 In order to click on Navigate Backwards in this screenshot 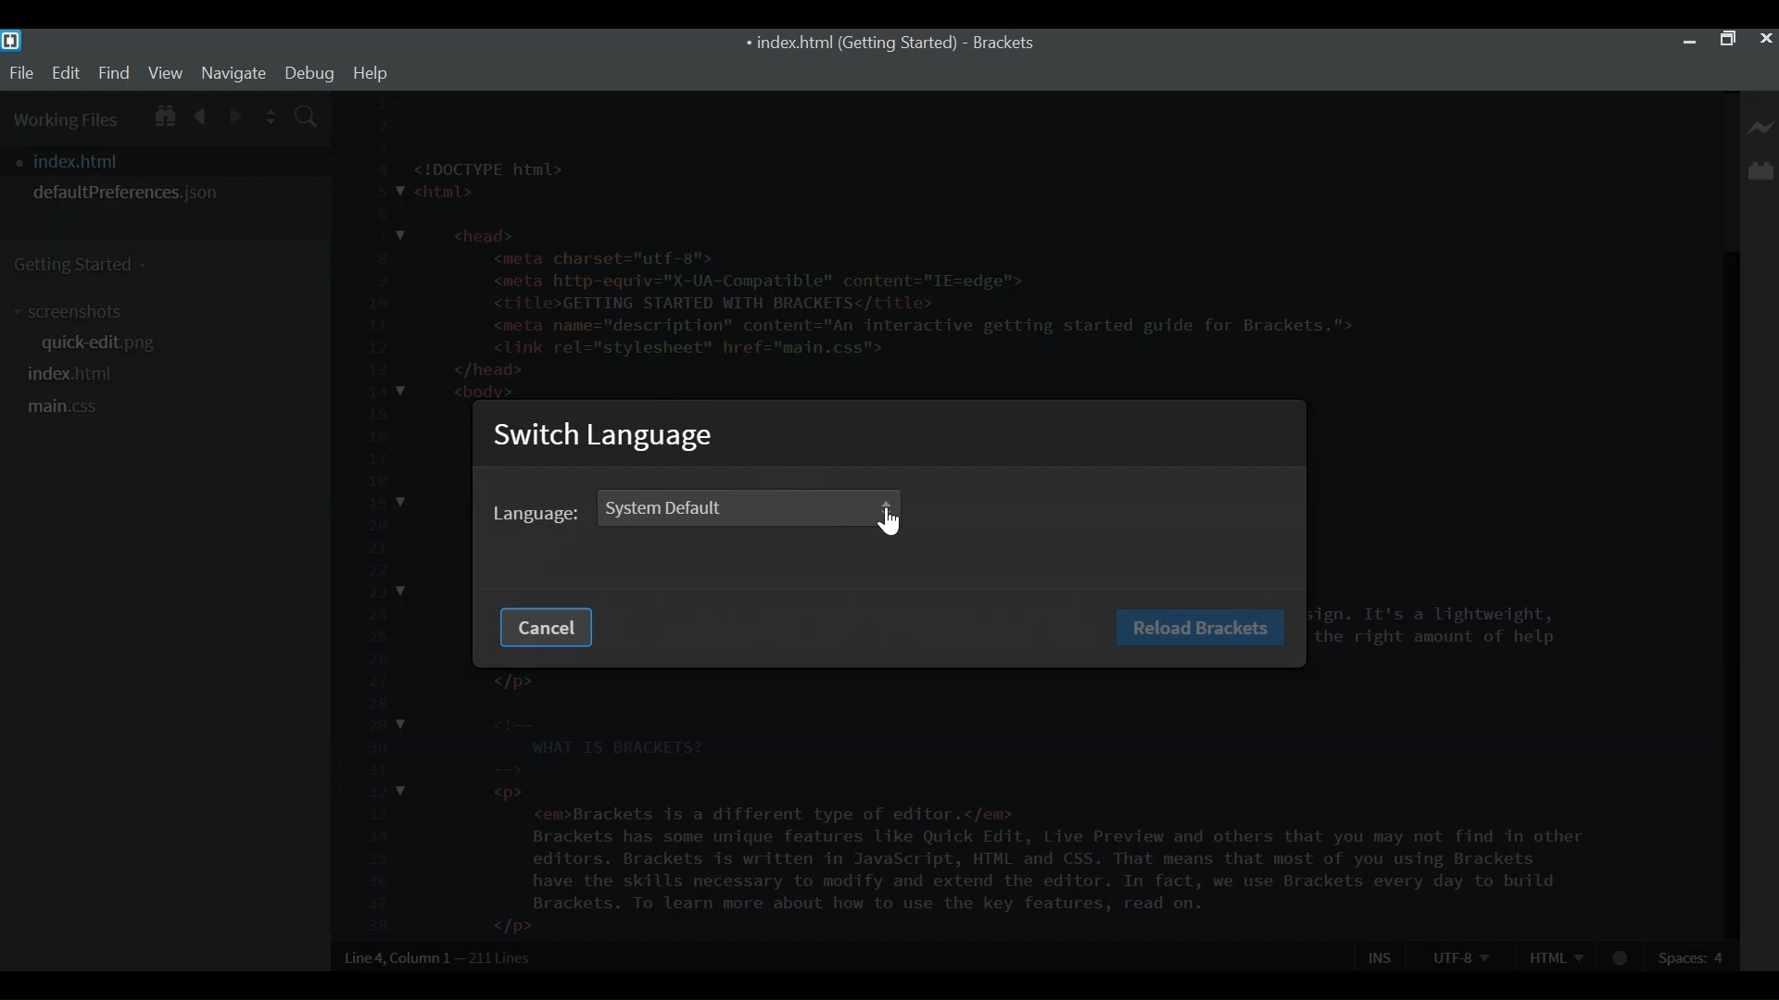, I will do `click(201, 113)`.